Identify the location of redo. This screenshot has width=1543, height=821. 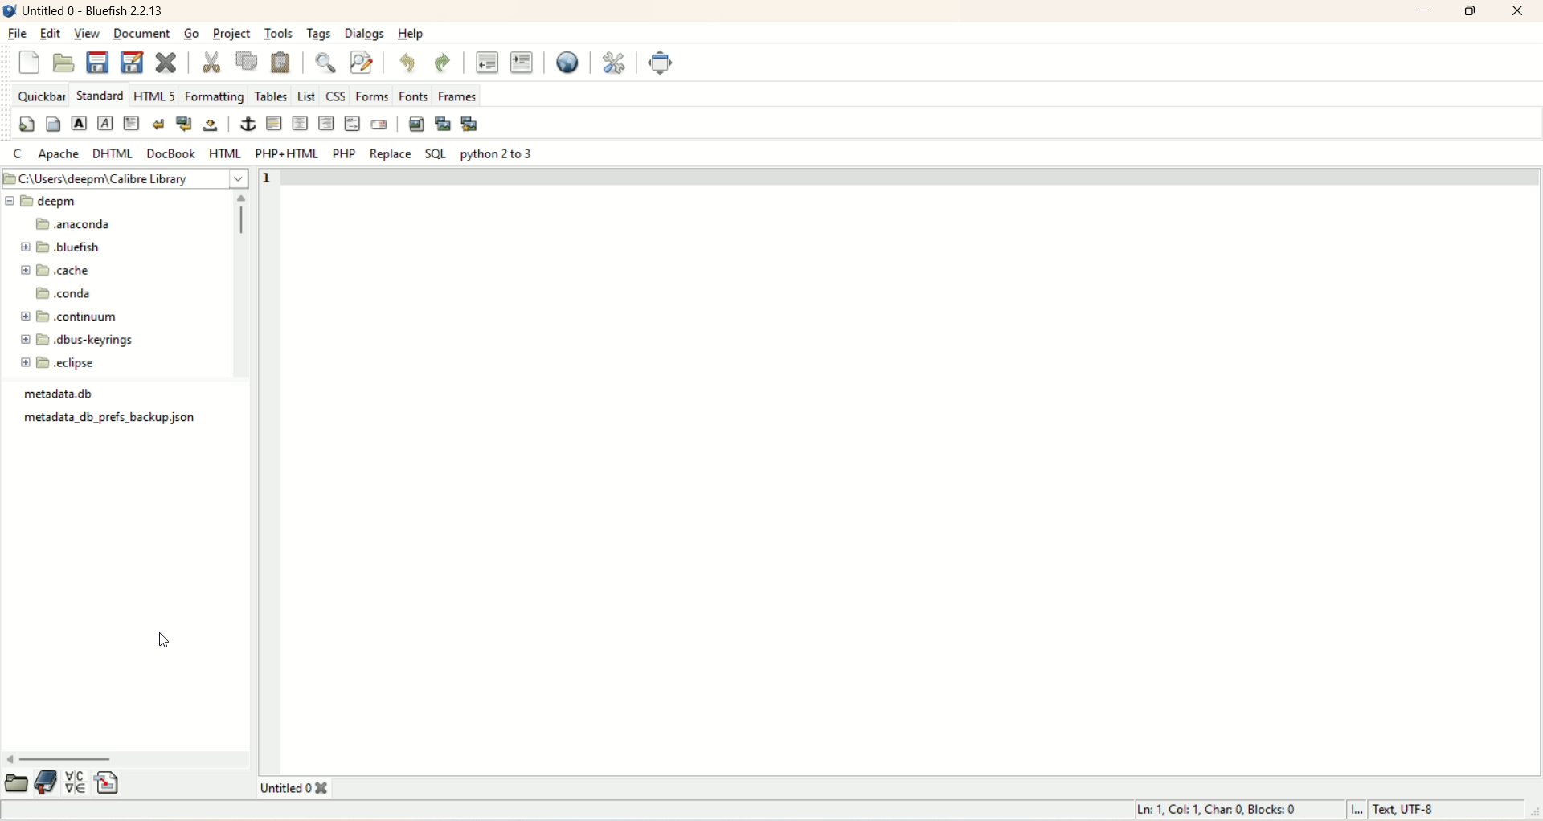
(441, 60).